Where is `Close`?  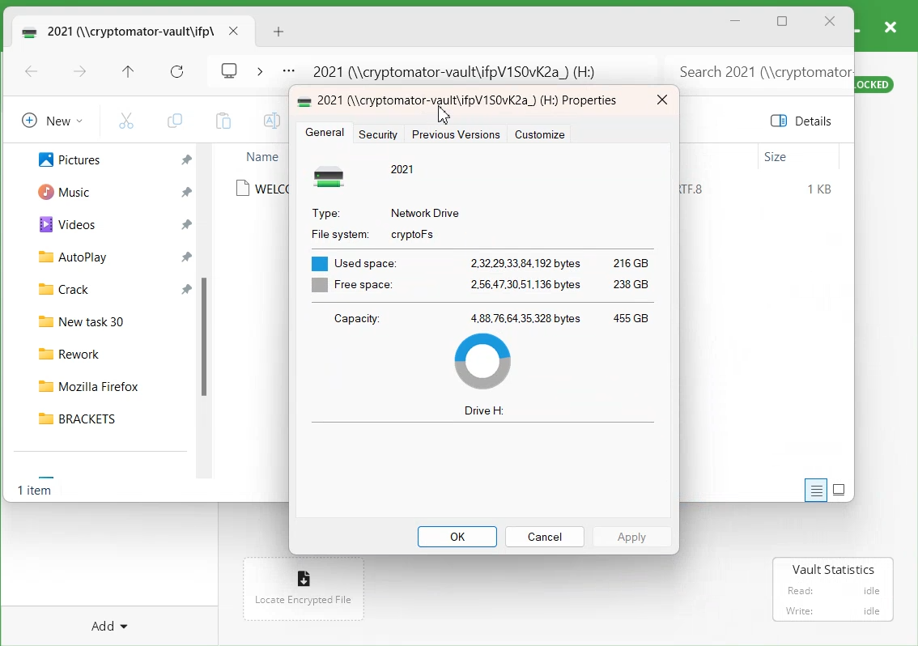
Close is located at coordinates (661, 100).